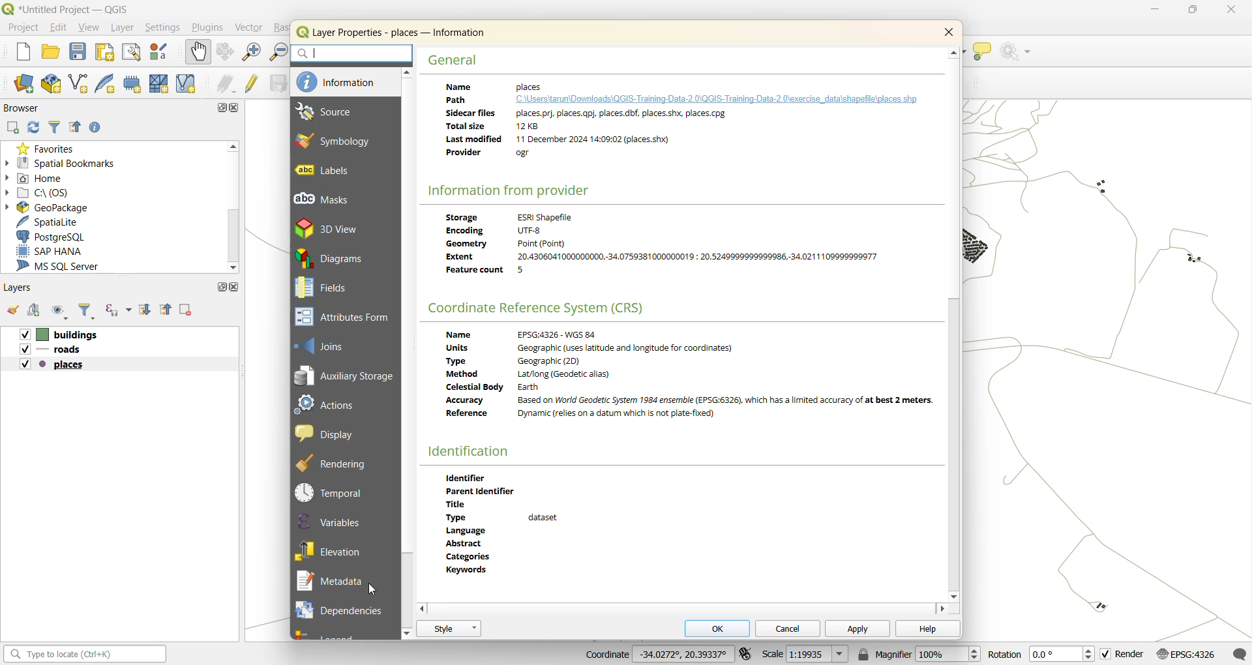 This screenshot has height=665, width=1252. What do you see at coordinates (233, 234) in the screenshot?
I see `scroll bar` at bounding box center [233, 234].